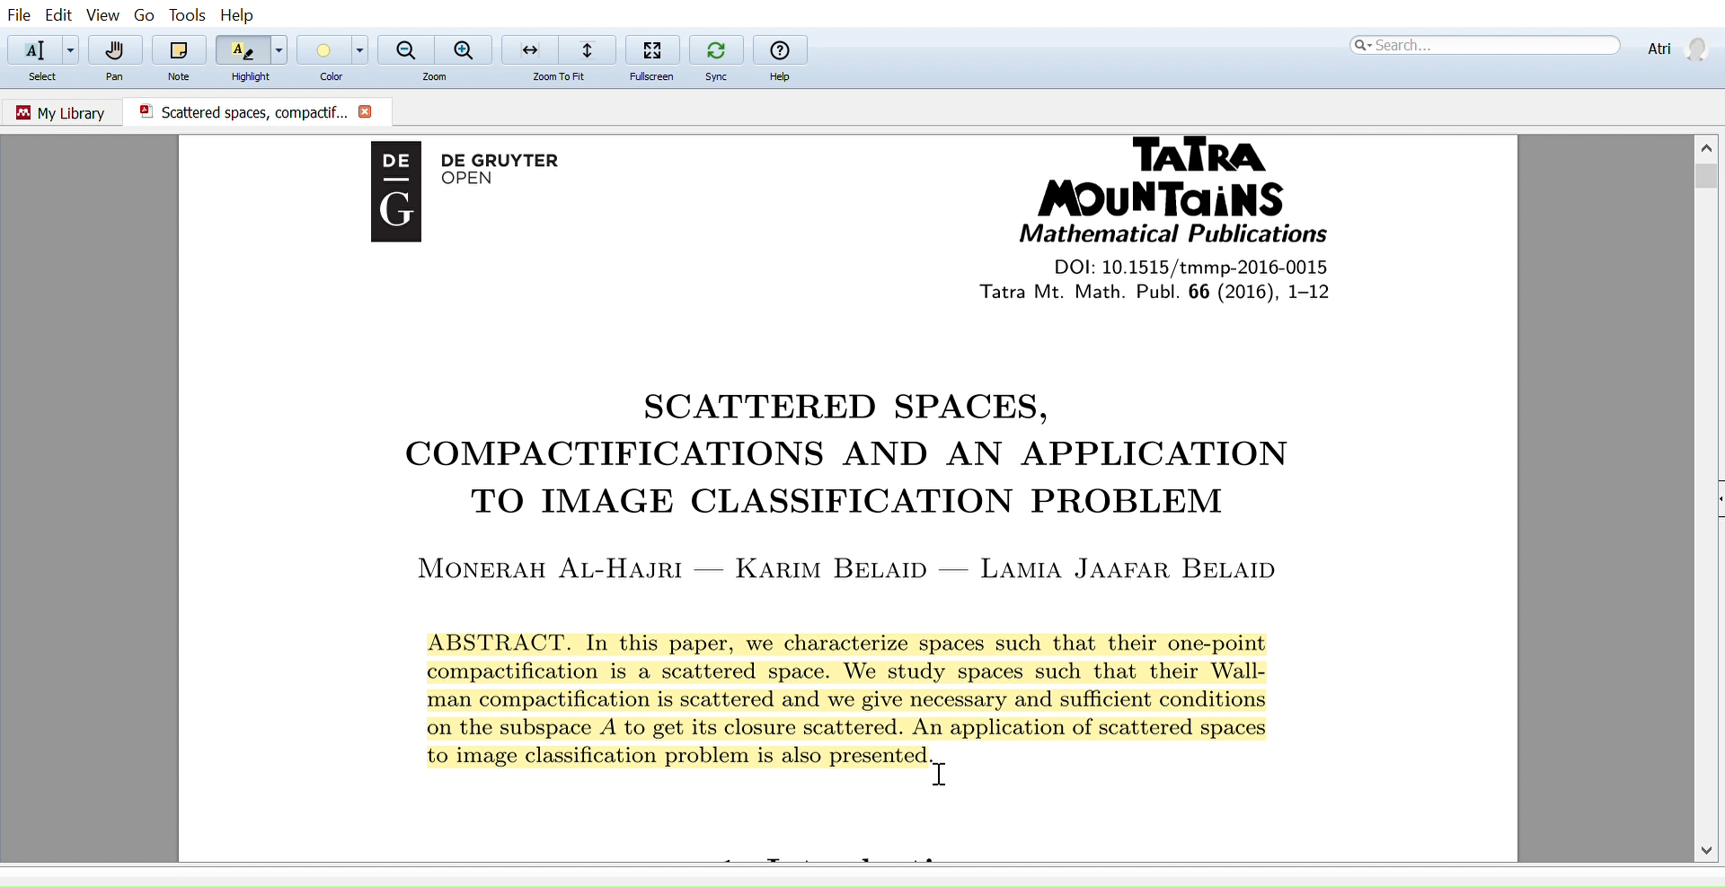 The width and height of the screenshot is (1725, 887). What do you see at coordinates (117, 78) in the screenshot?
I see `Pan` at bounding box center [117, 78].